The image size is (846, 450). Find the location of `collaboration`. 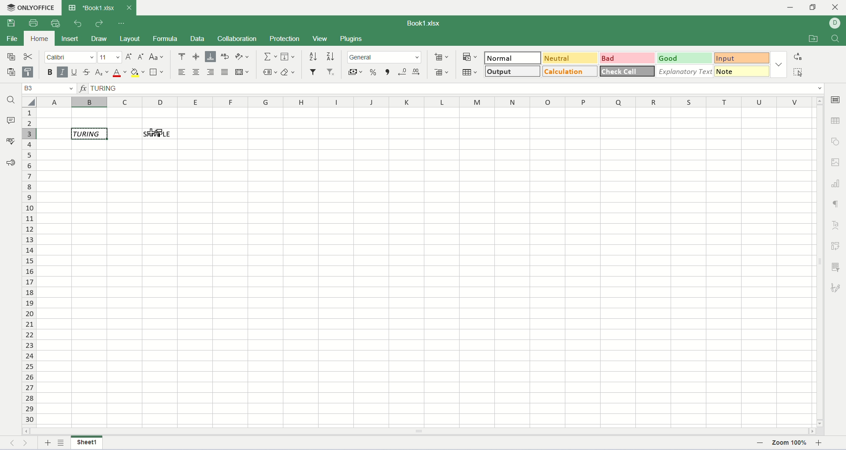

collaboration is located at coordinates (239, 40).